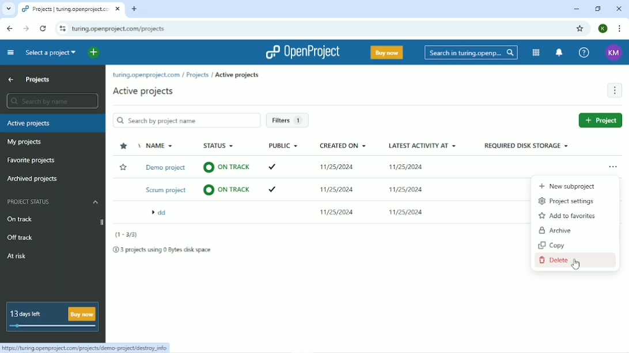 This screenshot has width=629, height=353. Describe the element at coordinates (276, 167) in the screenshot. I see `ticked` at that location.